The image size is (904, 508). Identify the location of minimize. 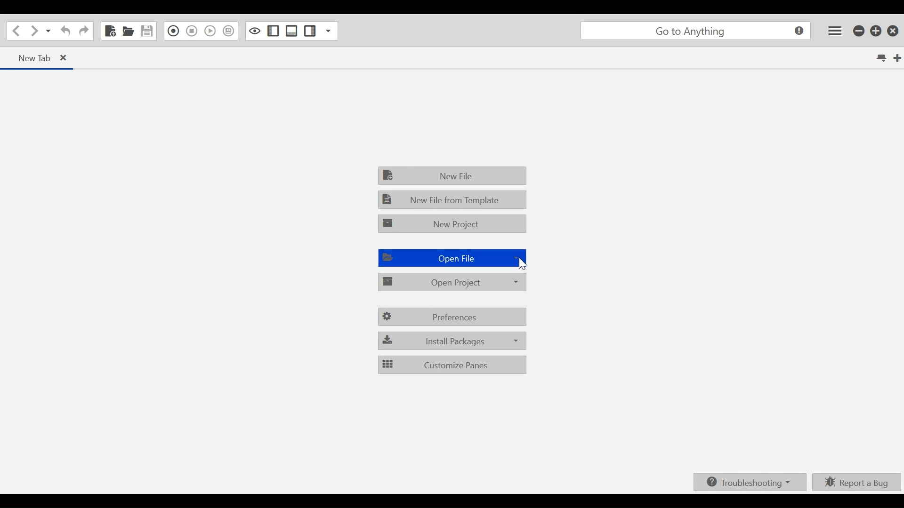
(858, 31).